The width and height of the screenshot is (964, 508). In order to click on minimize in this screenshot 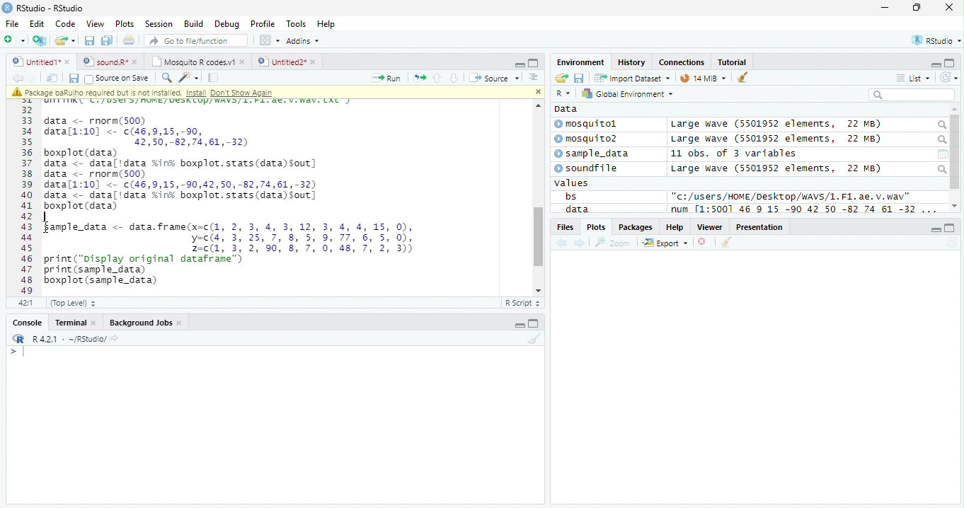, I will do `click(518, 323)`.